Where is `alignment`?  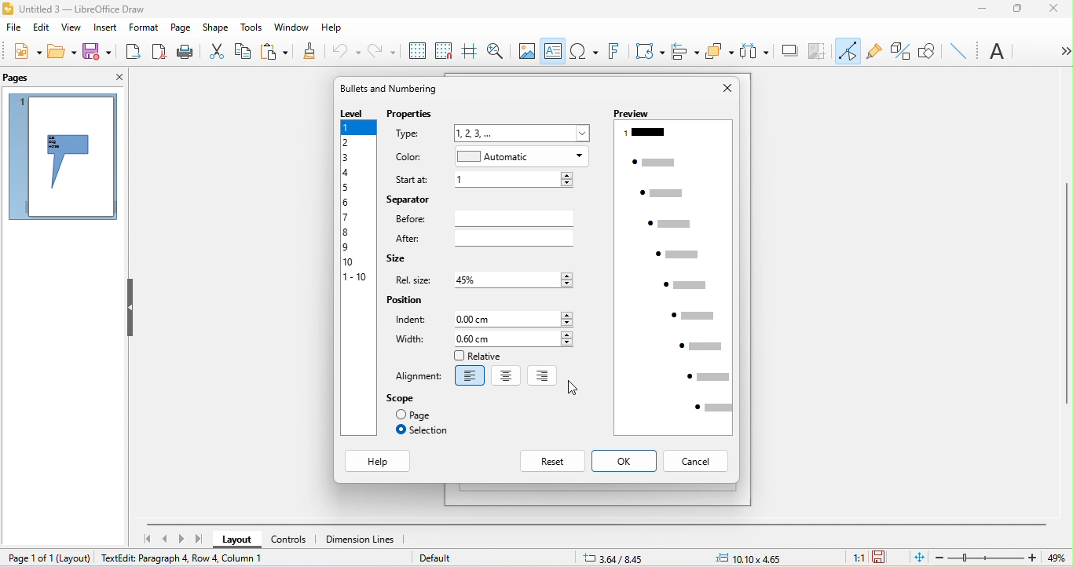
alignment is located at coordinates (419, 376).